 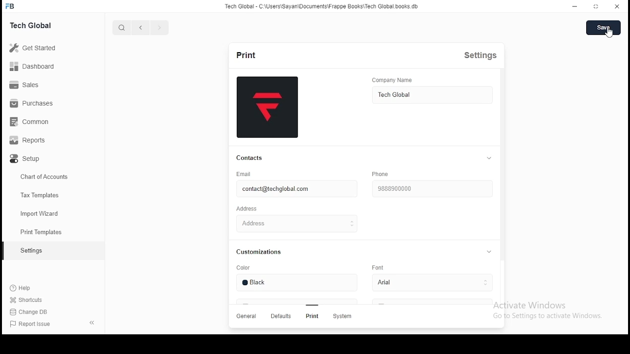 What do you see at coordinates (280, 317) in the screenshot?
I see `Defaults ` at bounding box center [280, 317].